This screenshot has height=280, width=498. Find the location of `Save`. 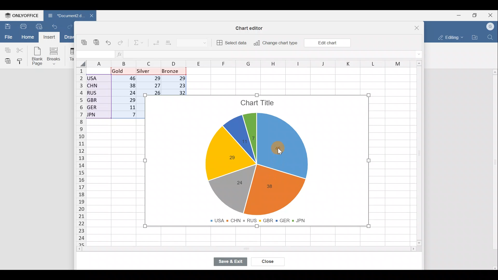

Save is located at coordinates (6, 26).